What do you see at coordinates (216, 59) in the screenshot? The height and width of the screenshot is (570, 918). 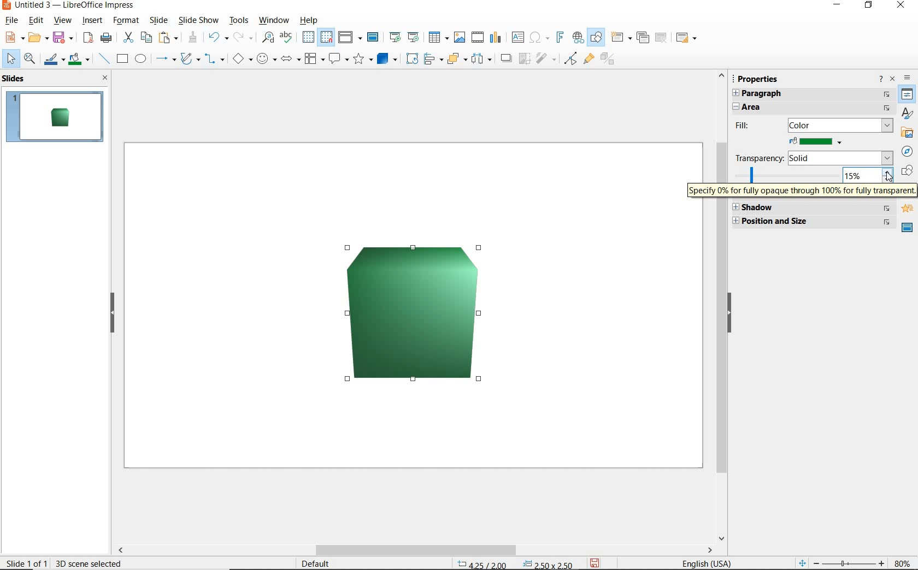 I see `connectors` at bounding box center [216, 59].